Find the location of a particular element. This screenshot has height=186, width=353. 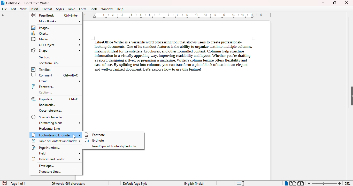

view is located at coordinates (24, 9).